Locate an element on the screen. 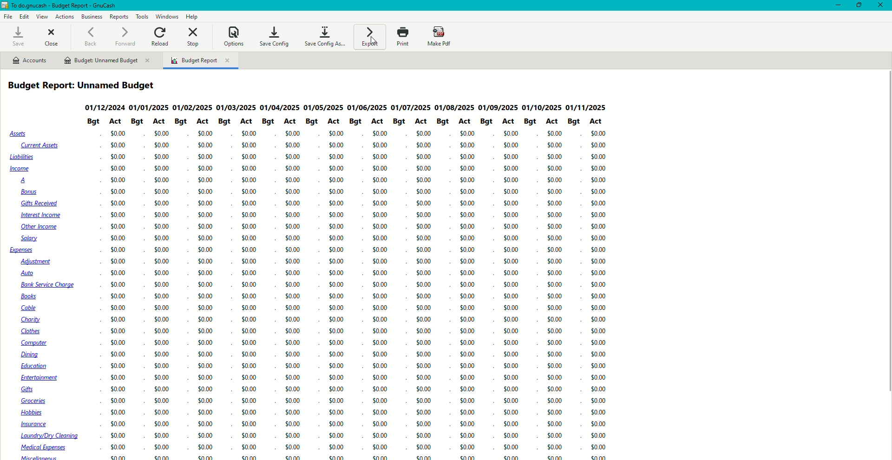 This screenshot has width=892, height=460. 0.00 is located at coordinates (164, 239).